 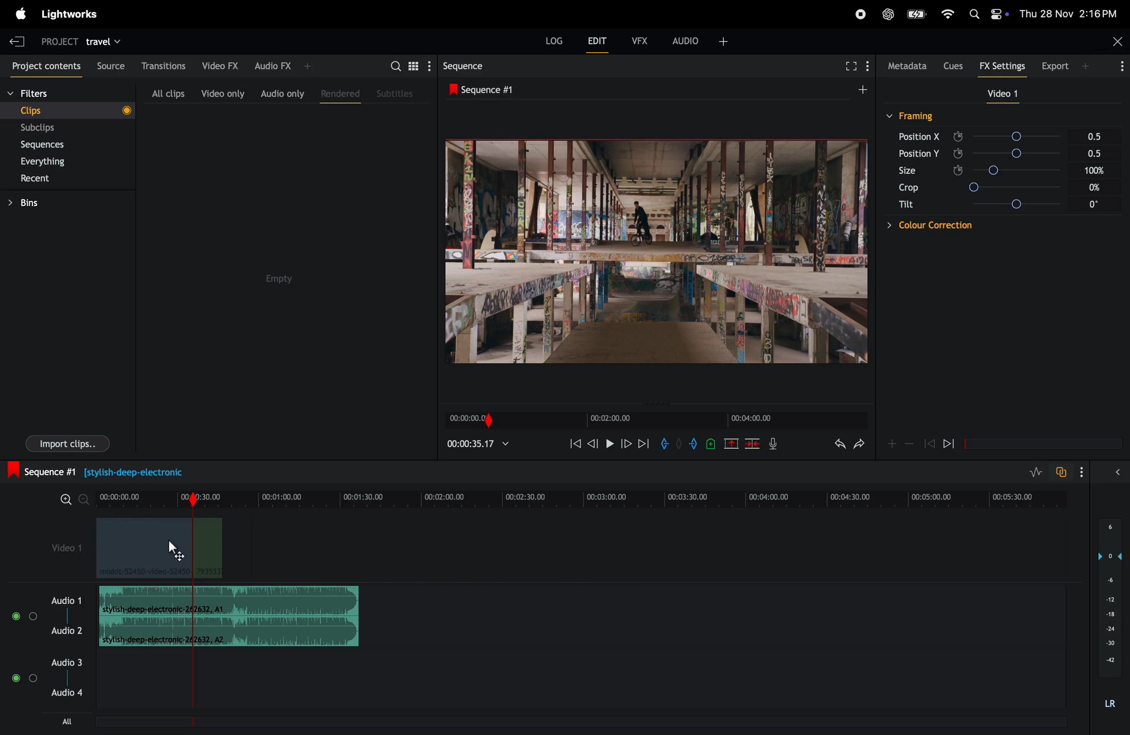 I want to click on add key frame, so click(x=892, y=443).